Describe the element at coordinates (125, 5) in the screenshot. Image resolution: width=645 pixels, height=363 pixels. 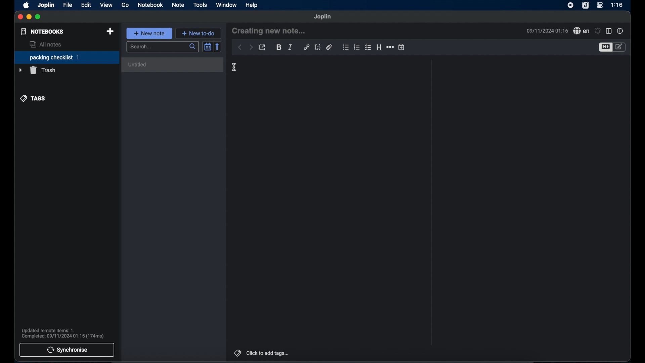
I see `go` at that location.